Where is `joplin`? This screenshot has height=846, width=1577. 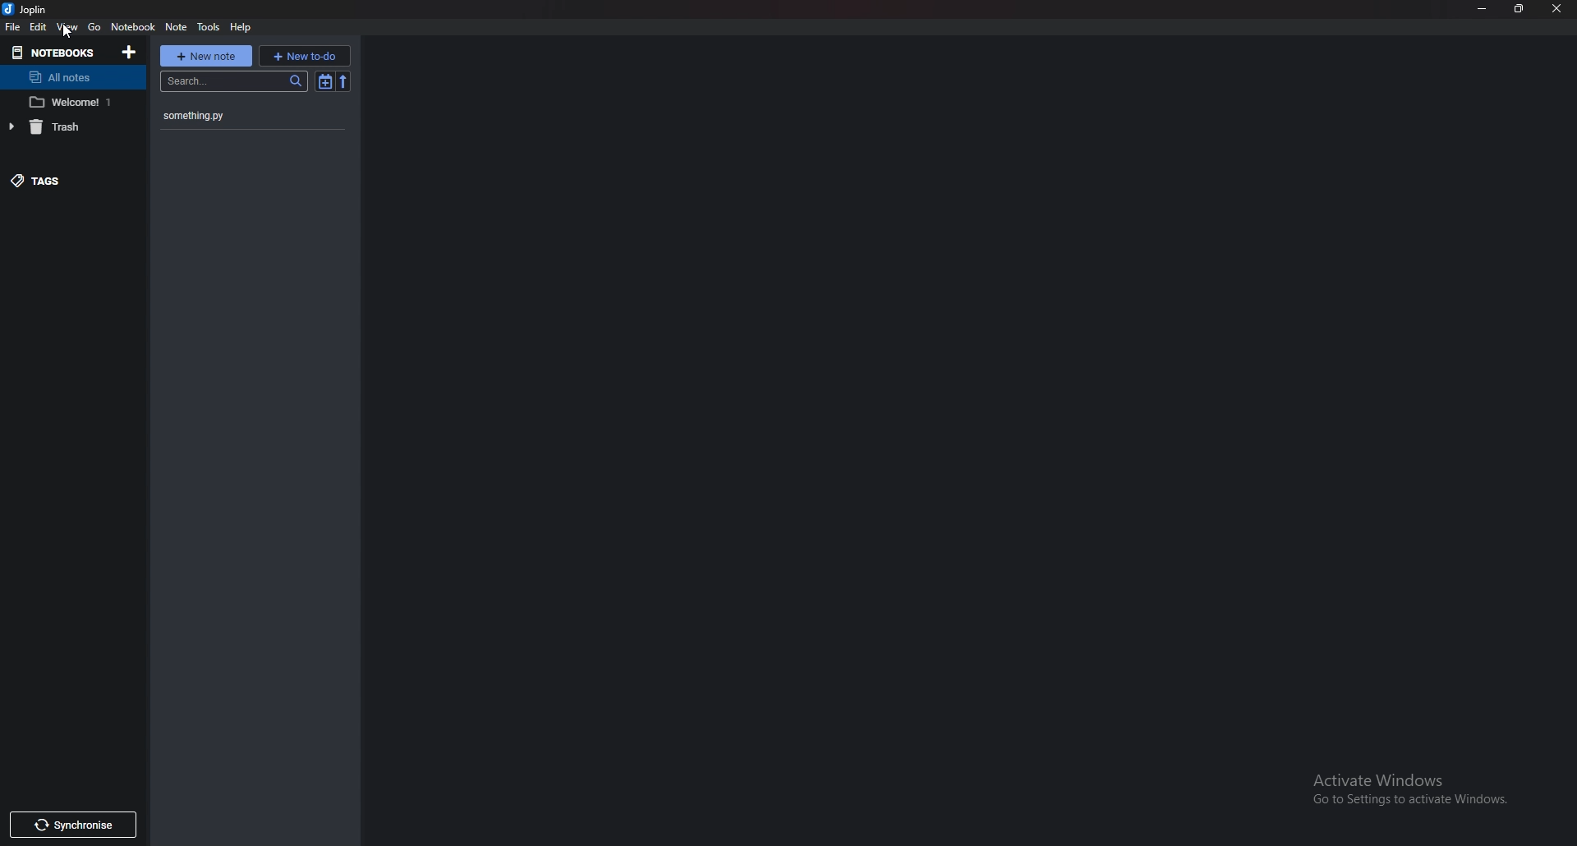
joplin is located at coordinates (28, 9).